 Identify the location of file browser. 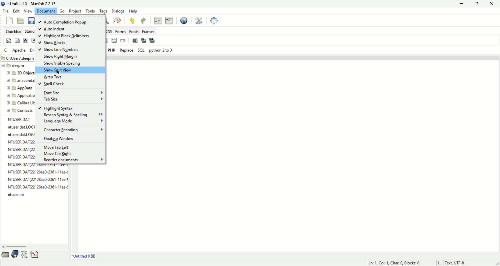
(5, 255).